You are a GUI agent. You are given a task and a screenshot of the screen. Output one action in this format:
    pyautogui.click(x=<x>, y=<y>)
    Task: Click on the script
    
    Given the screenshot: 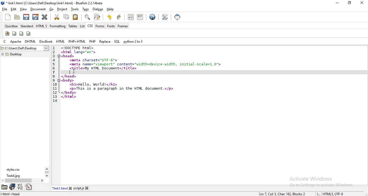 What is the action you would take?
    pyautogui.click(x=79, y=188)
    